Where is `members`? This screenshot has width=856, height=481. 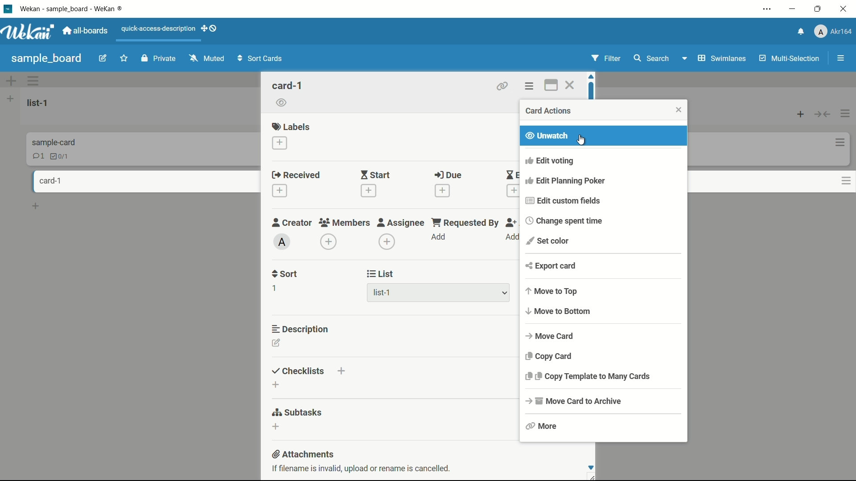
members is located at coordinates (344, 223).